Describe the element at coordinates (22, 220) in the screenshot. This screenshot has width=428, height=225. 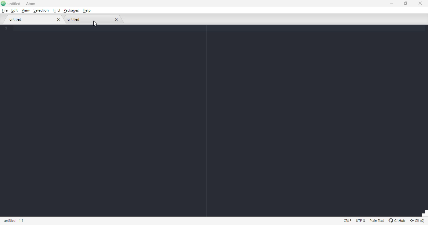
I see `1:1` at that location.